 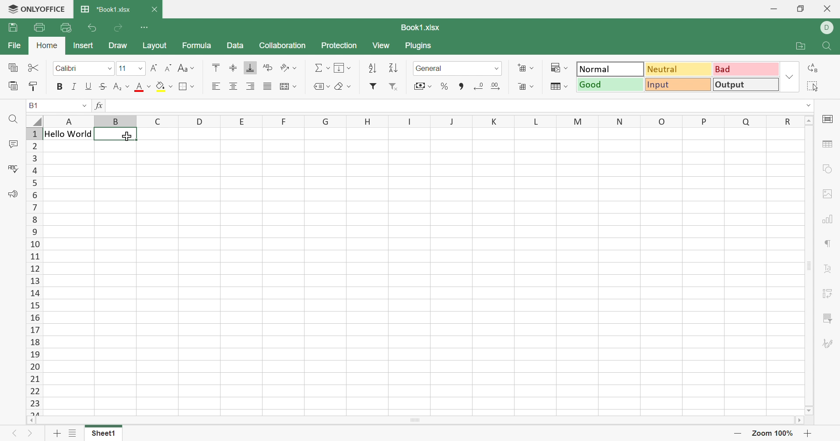 What do you see at coordinates (800, 47) in the screenshot?
I see `Open file location` at bounding box center [800, 47].